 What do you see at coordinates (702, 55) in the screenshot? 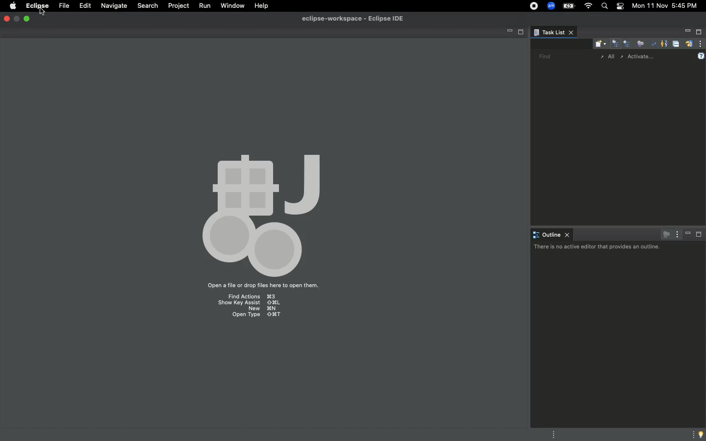
I see `Help` at bounding box center [702, 55].